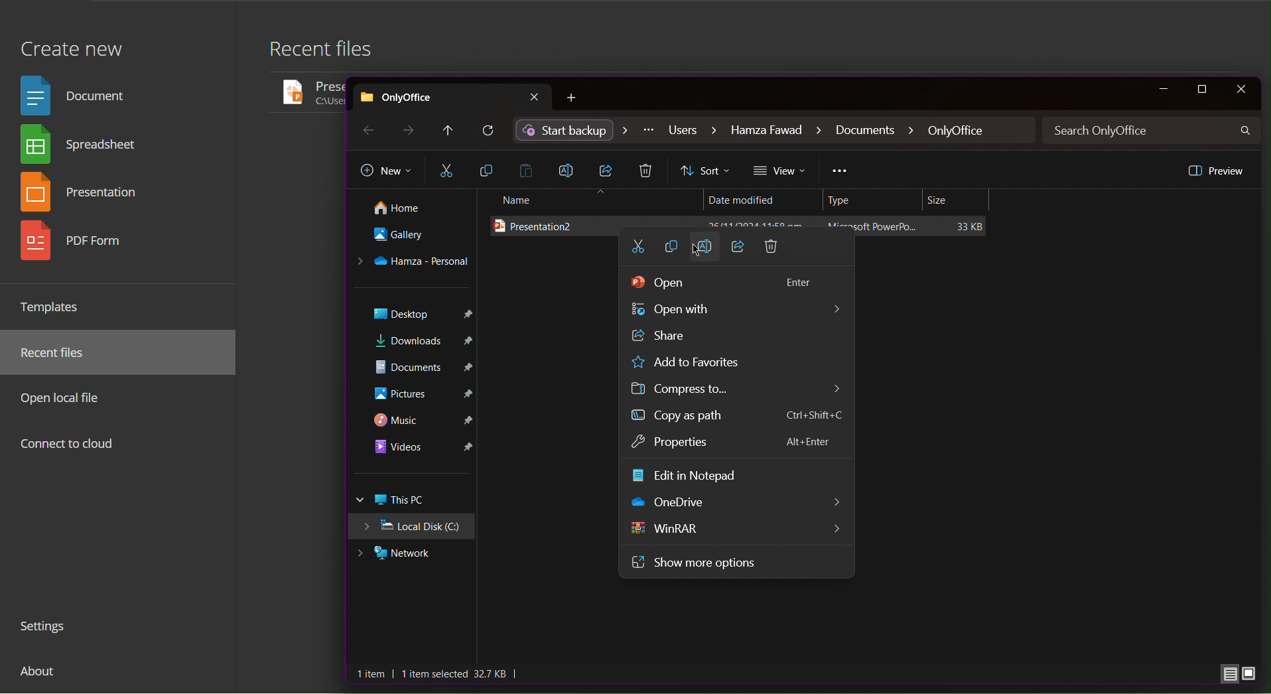 The width and height of the screenshot is (1271, 694). What do you see at coordinates (734, 311) in the screenshot?
I see `Open With` at bounding box center [734, 311].